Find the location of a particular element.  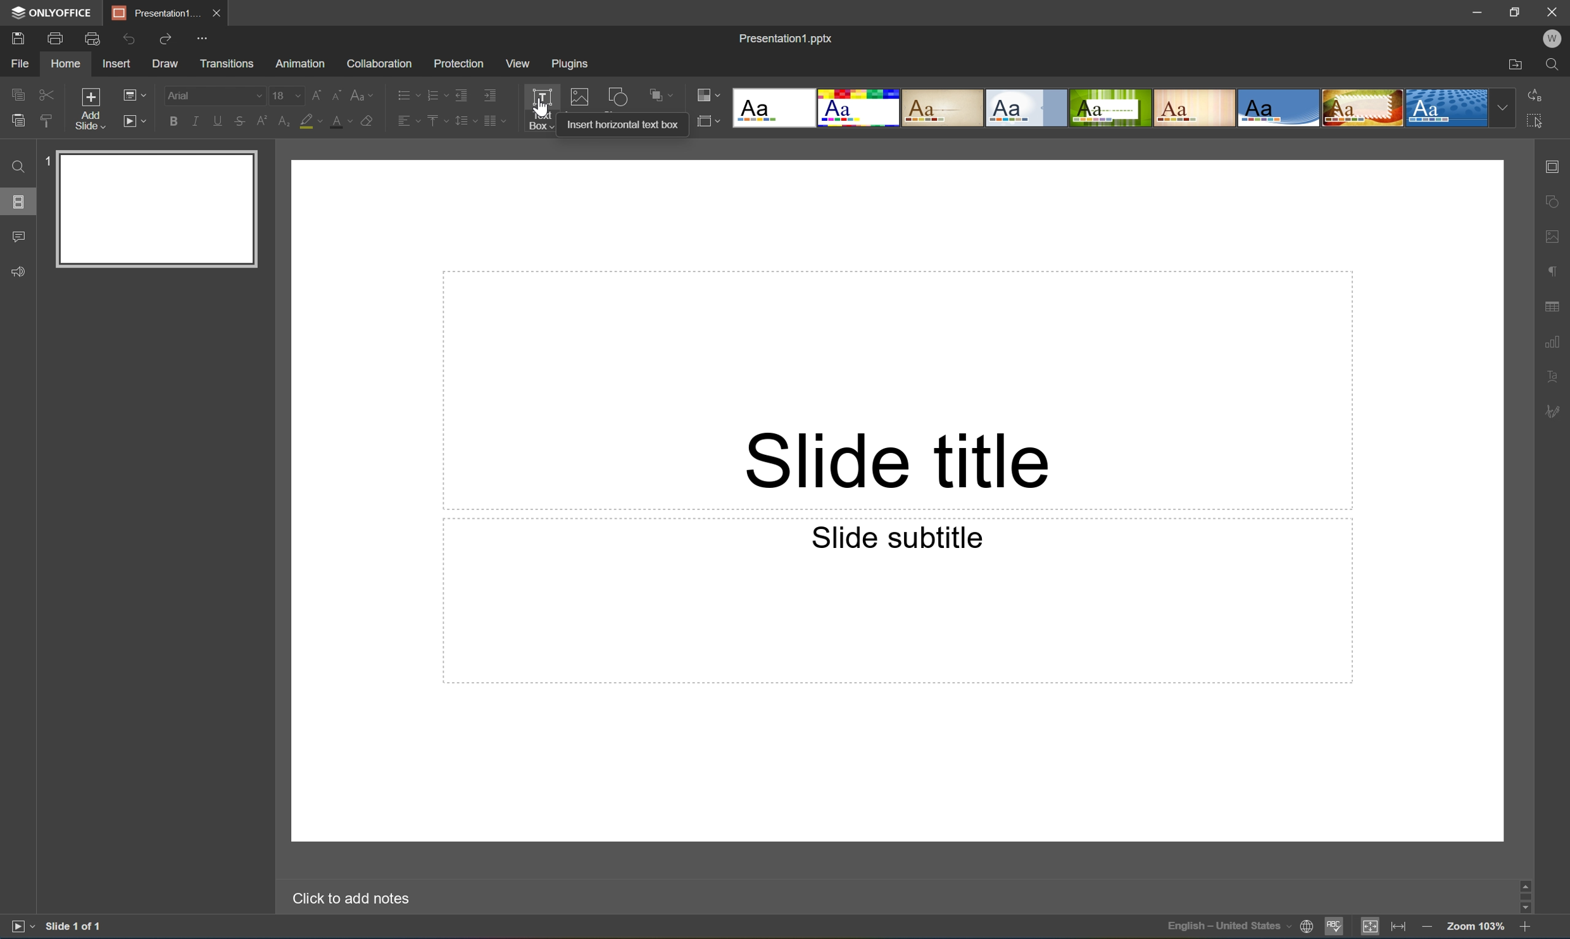

Fit to width is located at coordinates (1399, 928).